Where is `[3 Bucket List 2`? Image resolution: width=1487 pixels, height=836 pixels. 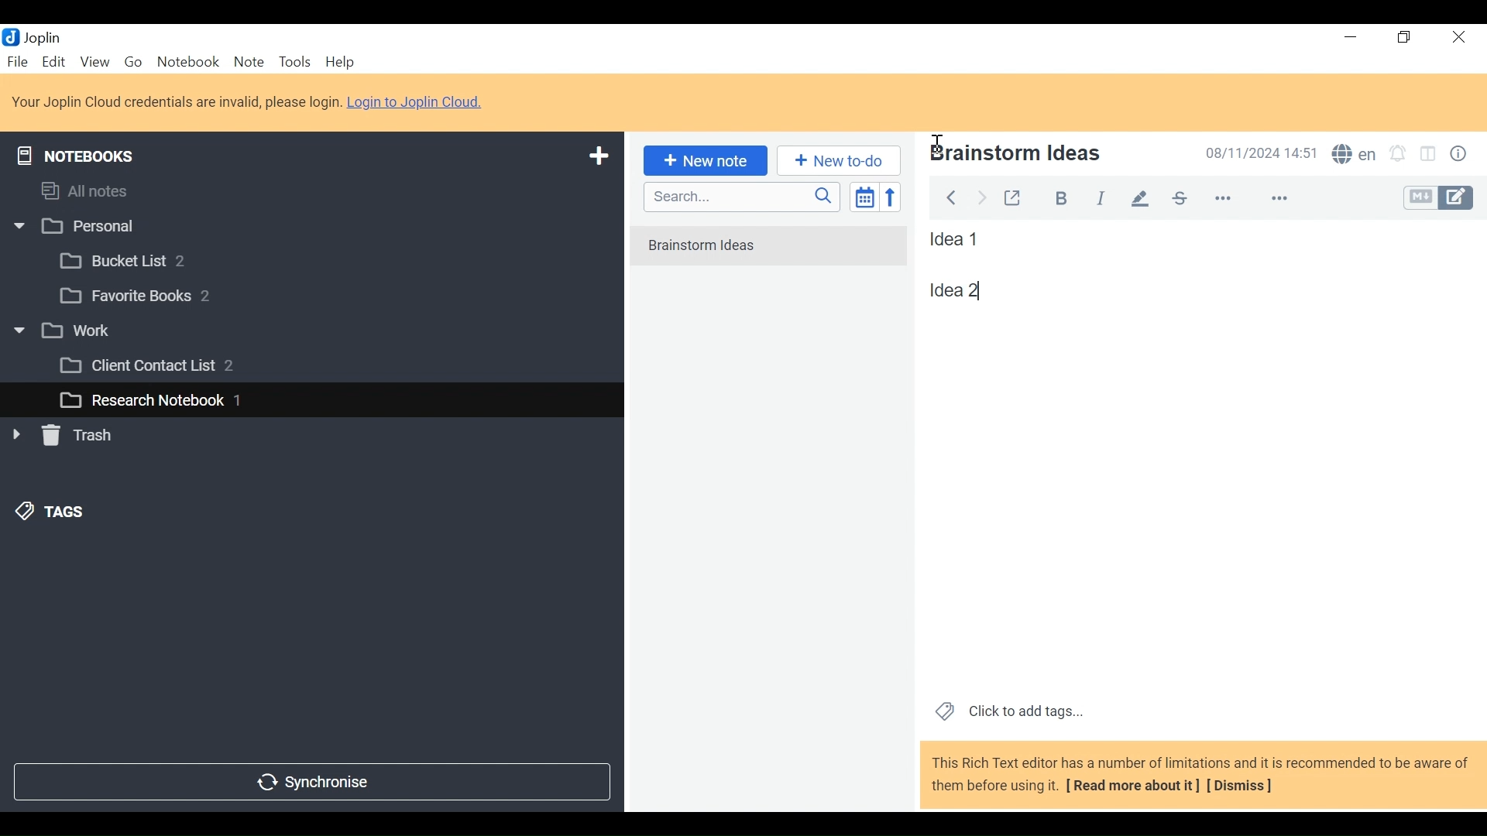
[3 Bucket List 2 is located at coordinates (153, 259).